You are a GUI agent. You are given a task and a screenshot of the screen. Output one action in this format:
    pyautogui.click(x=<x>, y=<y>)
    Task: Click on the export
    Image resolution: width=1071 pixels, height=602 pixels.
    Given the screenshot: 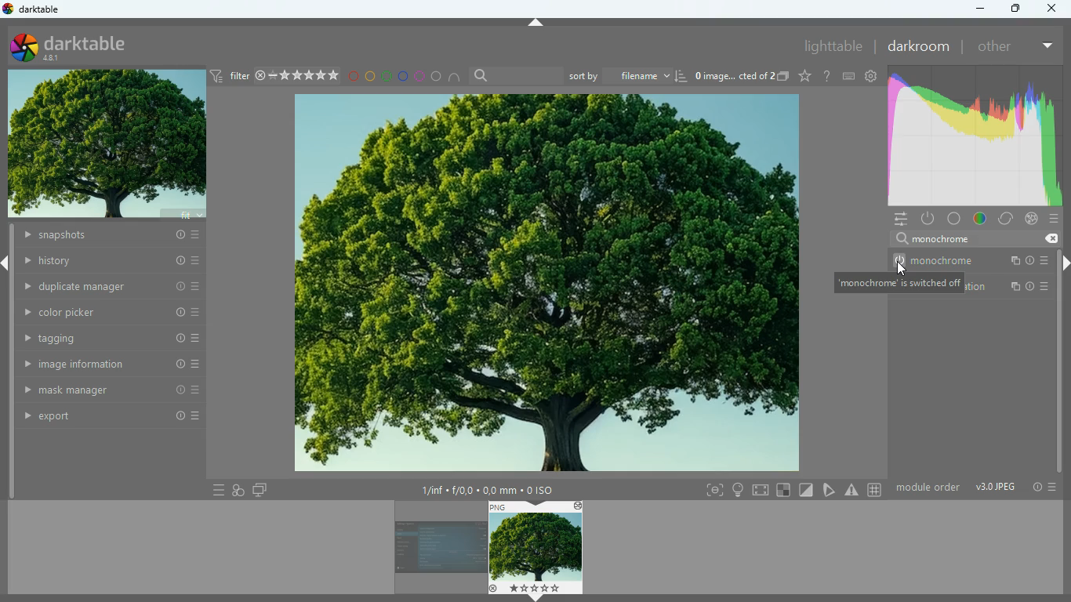 What is the action you would take?
    pyautogui.click(x=111, y=416)
    